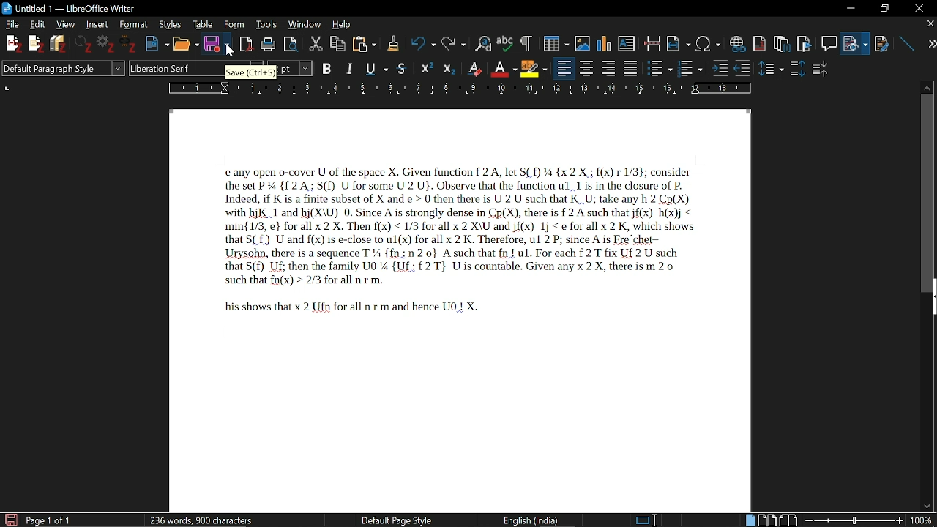 This screenshot has height=527, width=937. Describe the element at coordinates (157, 42) in the screenshot. I see `New` at that location.